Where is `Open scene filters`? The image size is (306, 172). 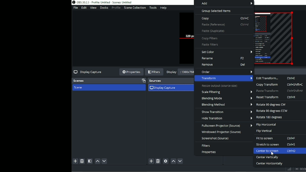 Open scene filters is located at coordinates (90, 161).